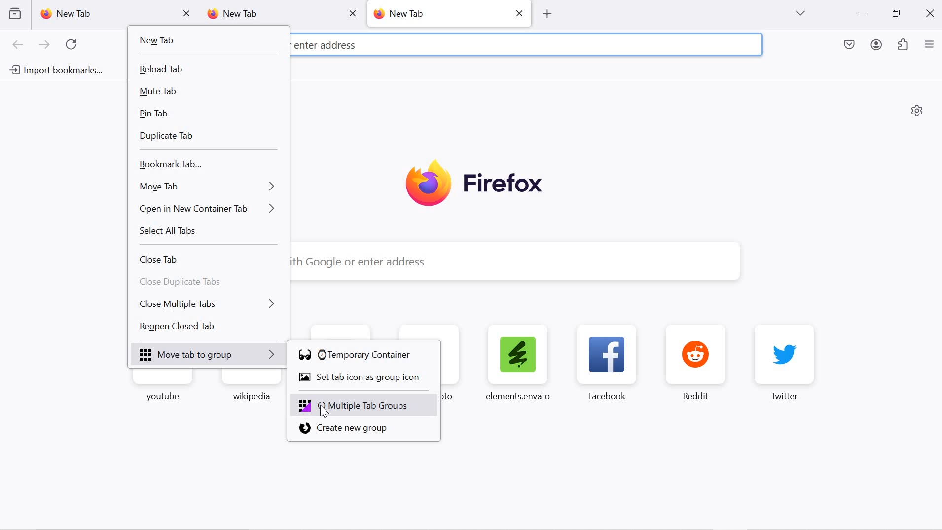 Image resolution: width=942 pixels, height=530 pixels. Describe the element at coordinates (207, 186) in the screenshot. I see `move tab` at that location.